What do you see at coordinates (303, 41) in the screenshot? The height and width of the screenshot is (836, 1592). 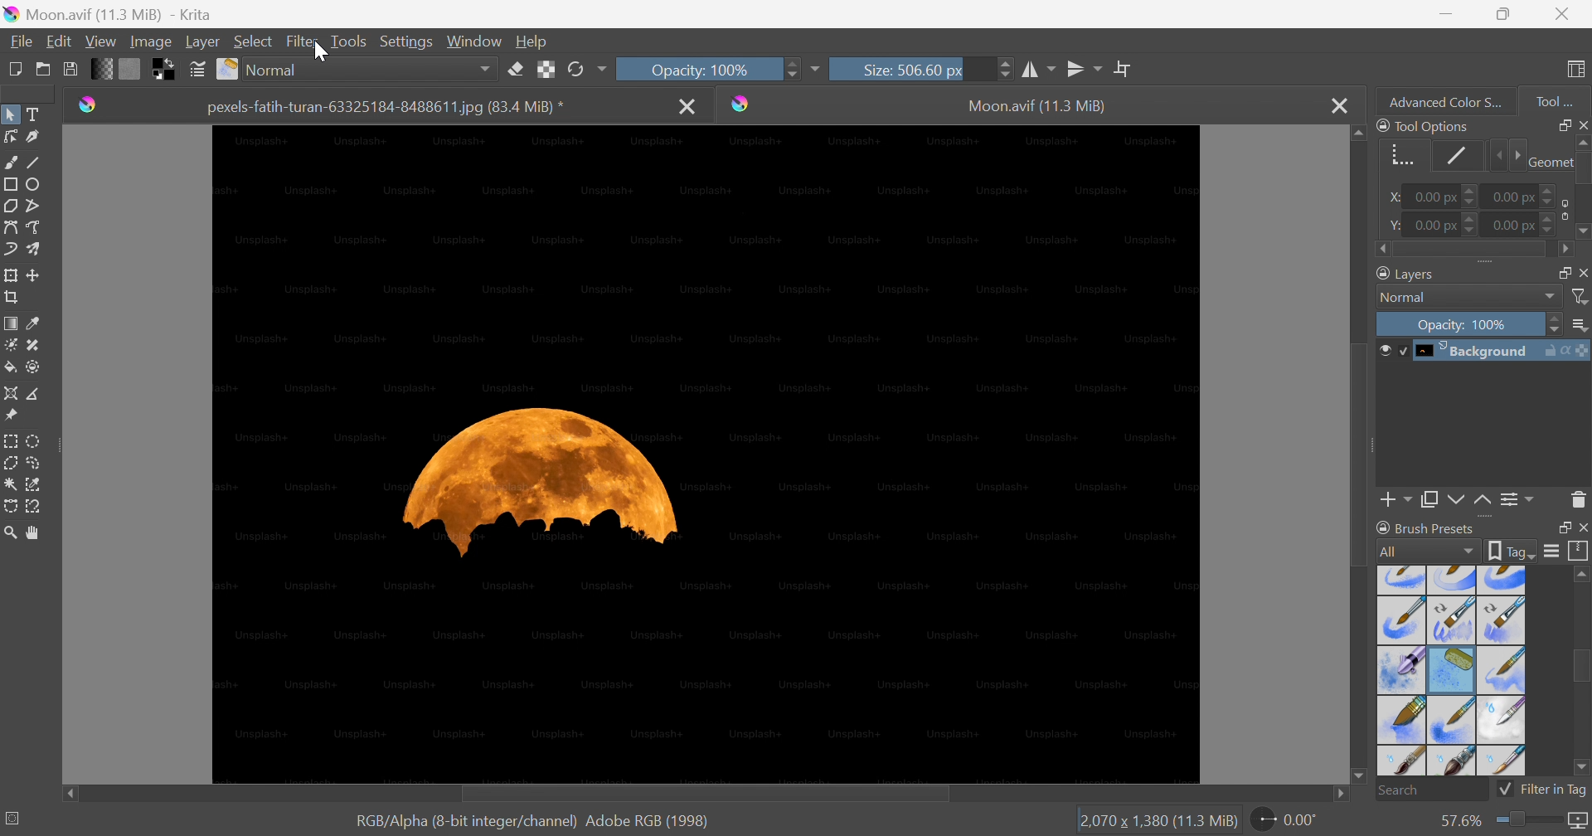 I see `Filter` at bounding box center [303, 41].